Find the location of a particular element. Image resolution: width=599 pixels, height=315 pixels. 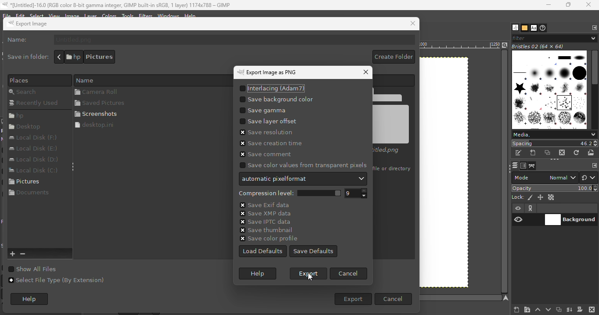

cratee a new layer group is located at coordinates (527, 309).